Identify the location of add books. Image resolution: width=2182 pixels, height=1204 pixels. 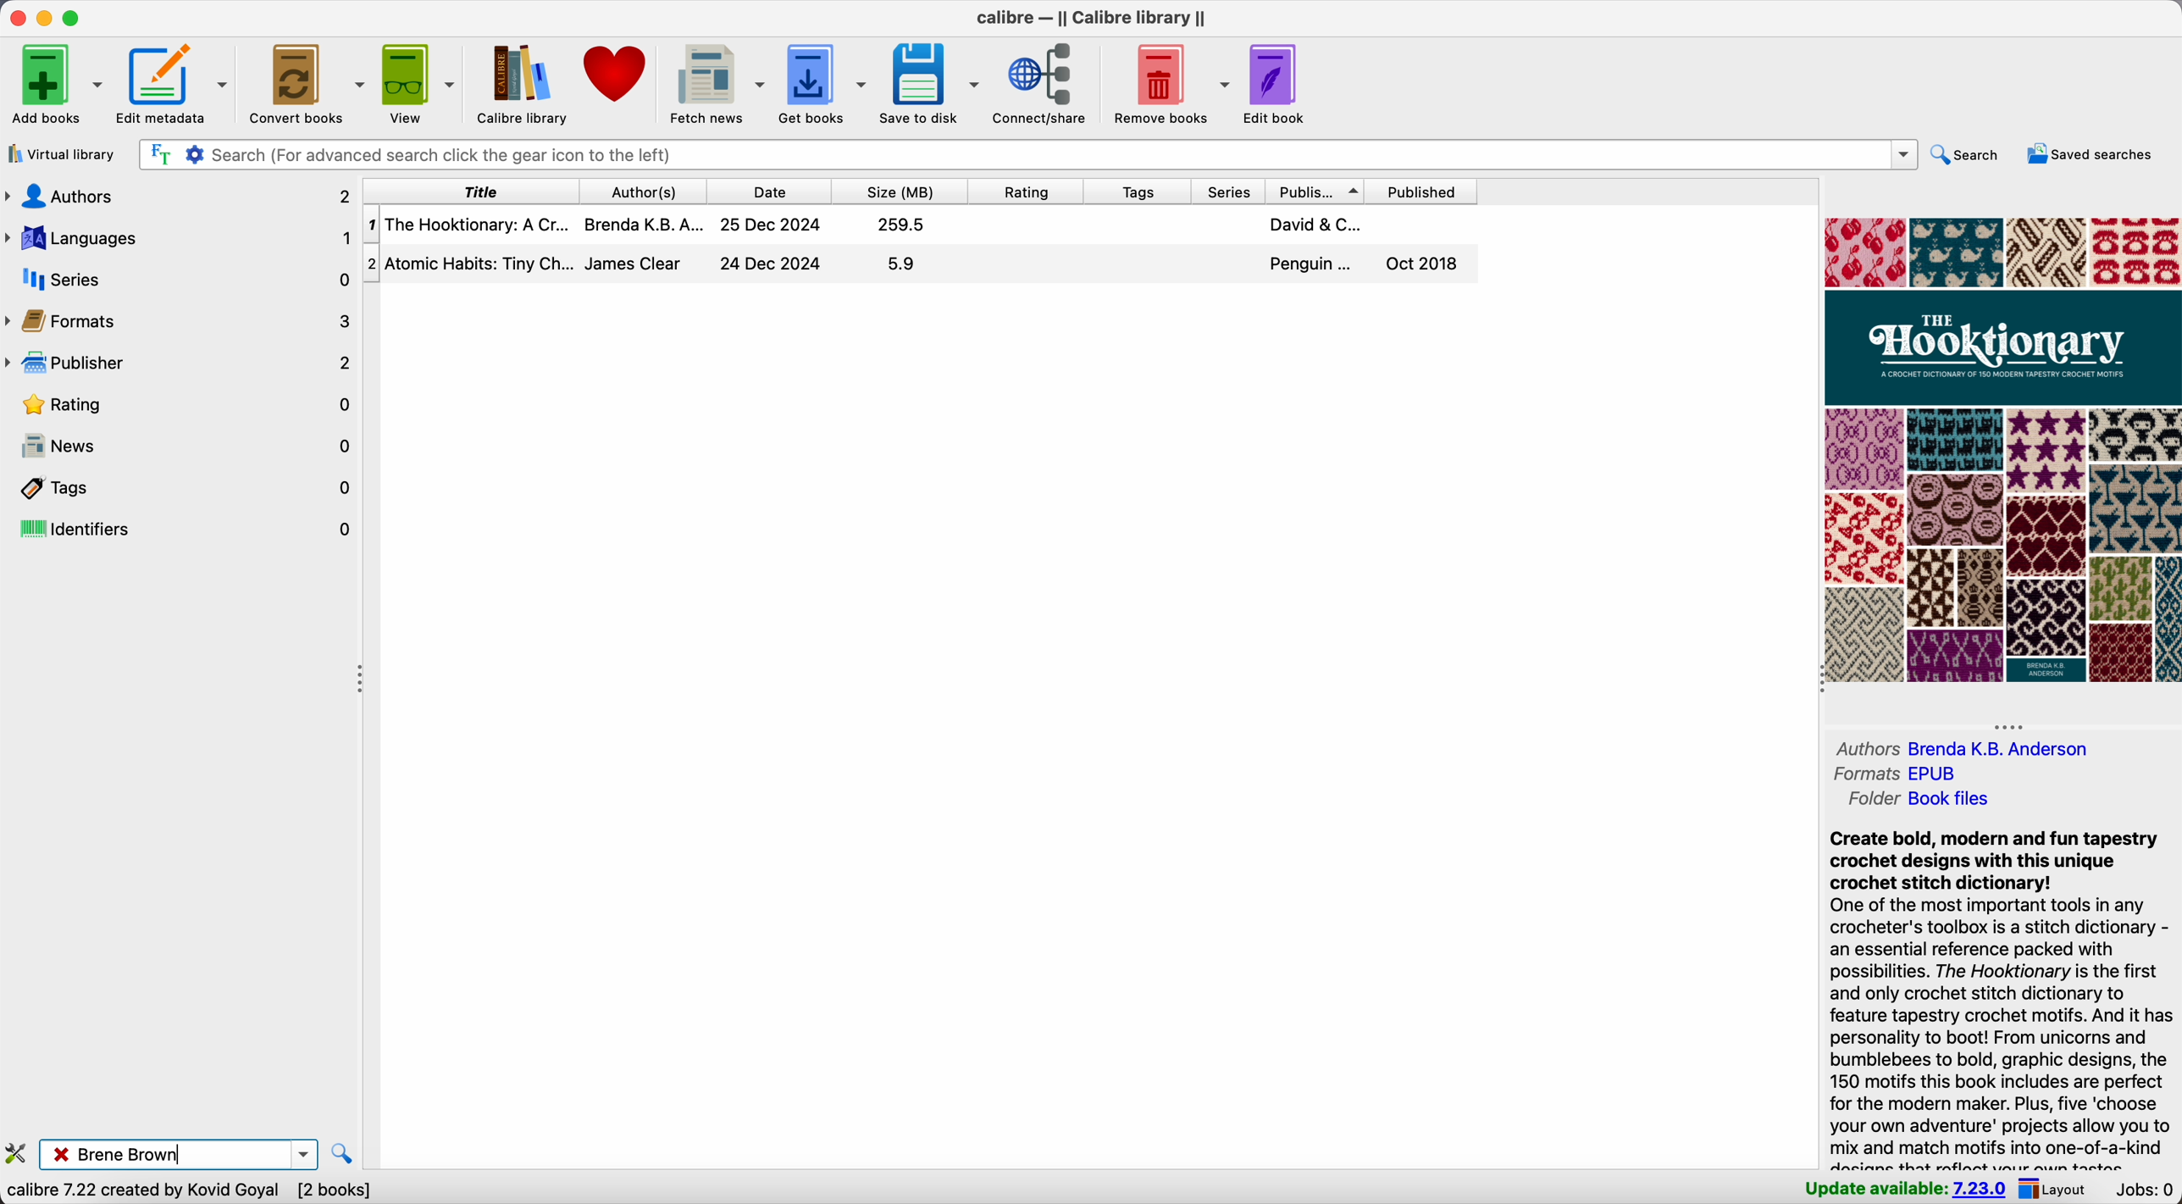
(53, 86).